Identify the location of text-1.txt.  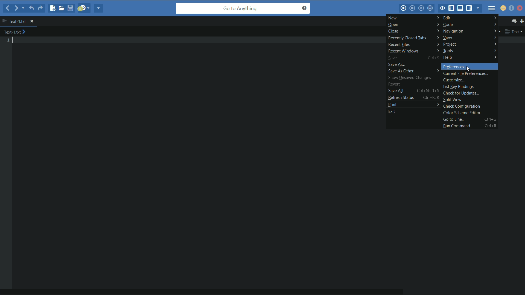
(14, 21).